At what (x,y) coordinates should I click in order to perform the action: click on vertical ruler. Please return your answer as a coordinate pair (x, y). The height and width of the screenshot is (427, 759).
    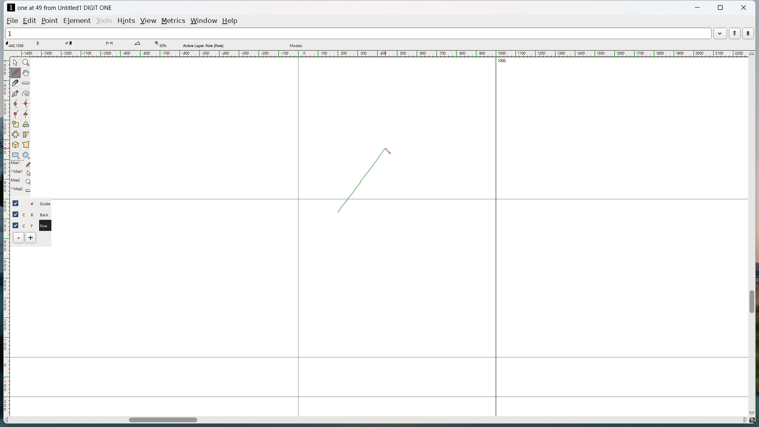
    Looking at the image, I should click on (6, 232).